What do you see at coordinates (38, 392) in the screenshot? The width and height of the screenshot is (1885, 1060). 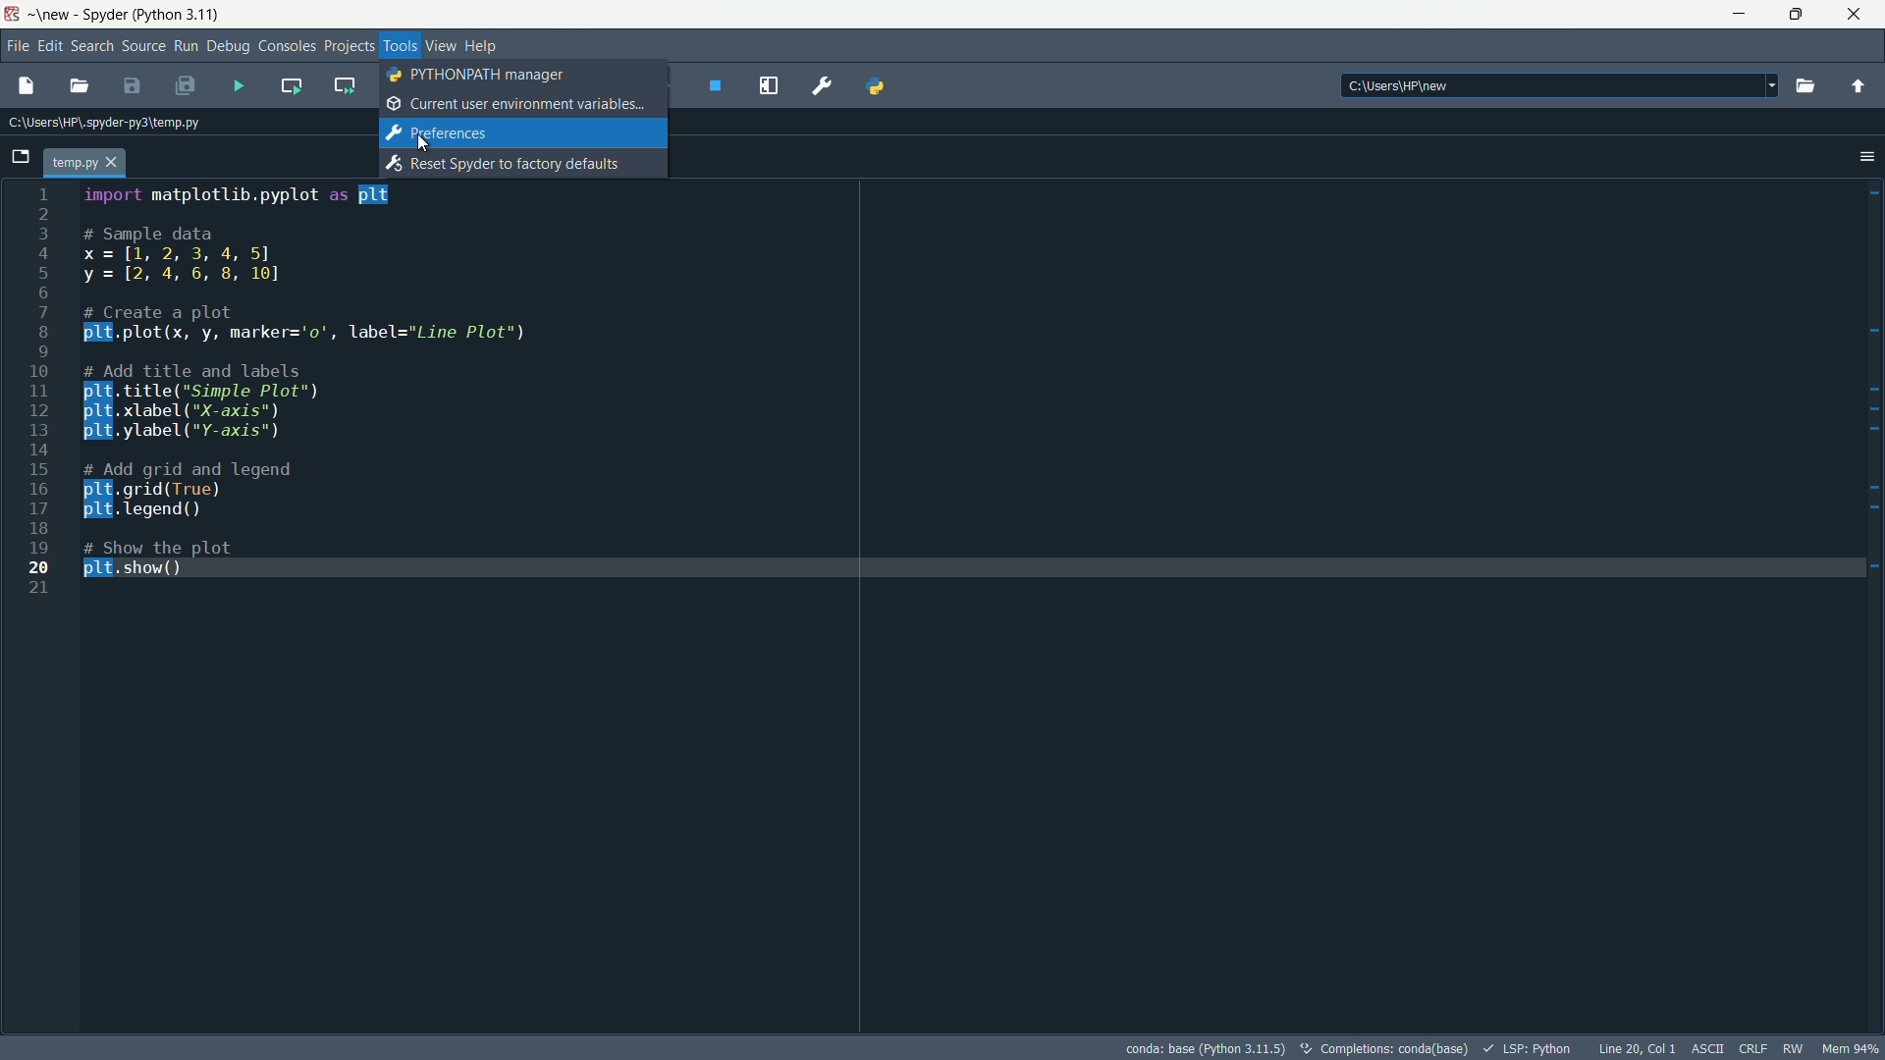 I see `line numbers` at bounding box center [38, 392].